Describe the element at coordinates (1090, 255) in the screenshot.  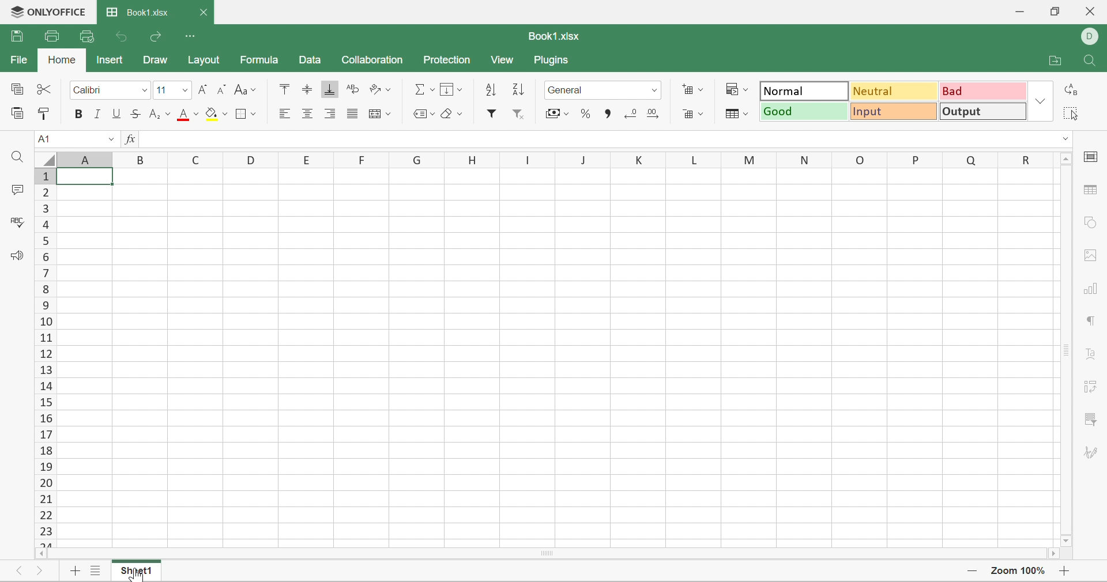
I see `Image settings` at that location.